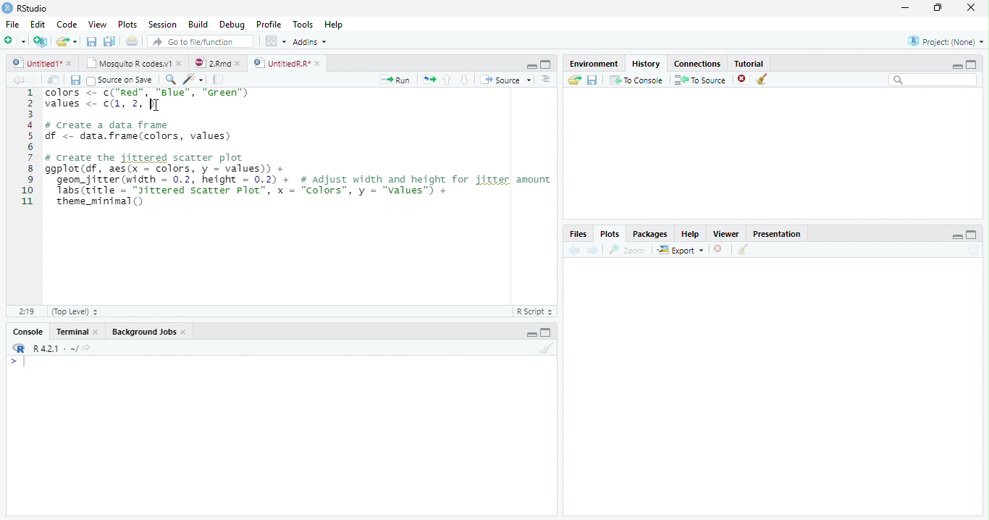 This screenshot has height=520, width=989. What do you see at coordinates (464, 80) in the screenshot?
I see `Go to next section/chunk` at bounding box center [464, 80].